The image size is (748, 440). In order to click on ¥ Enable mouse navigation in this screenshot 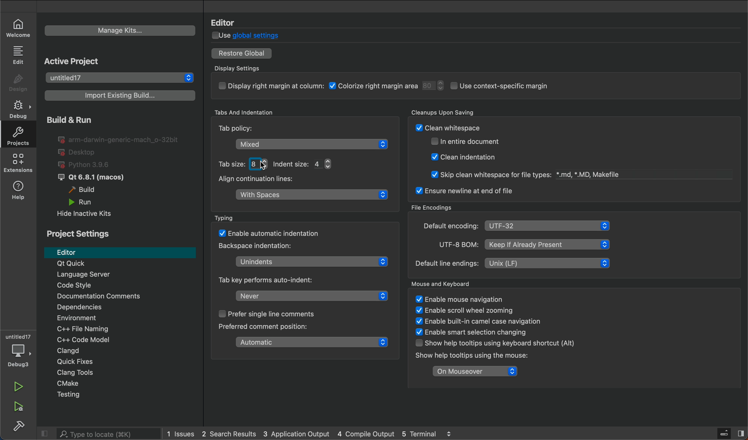, I will do `click(459, 299)`.